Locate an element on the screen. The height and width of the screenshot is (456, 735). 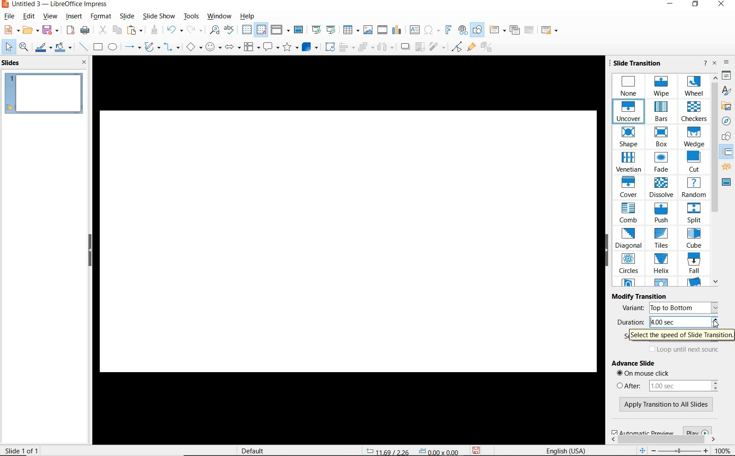
INSERT IMAGE is located at coordinates (369, 30).